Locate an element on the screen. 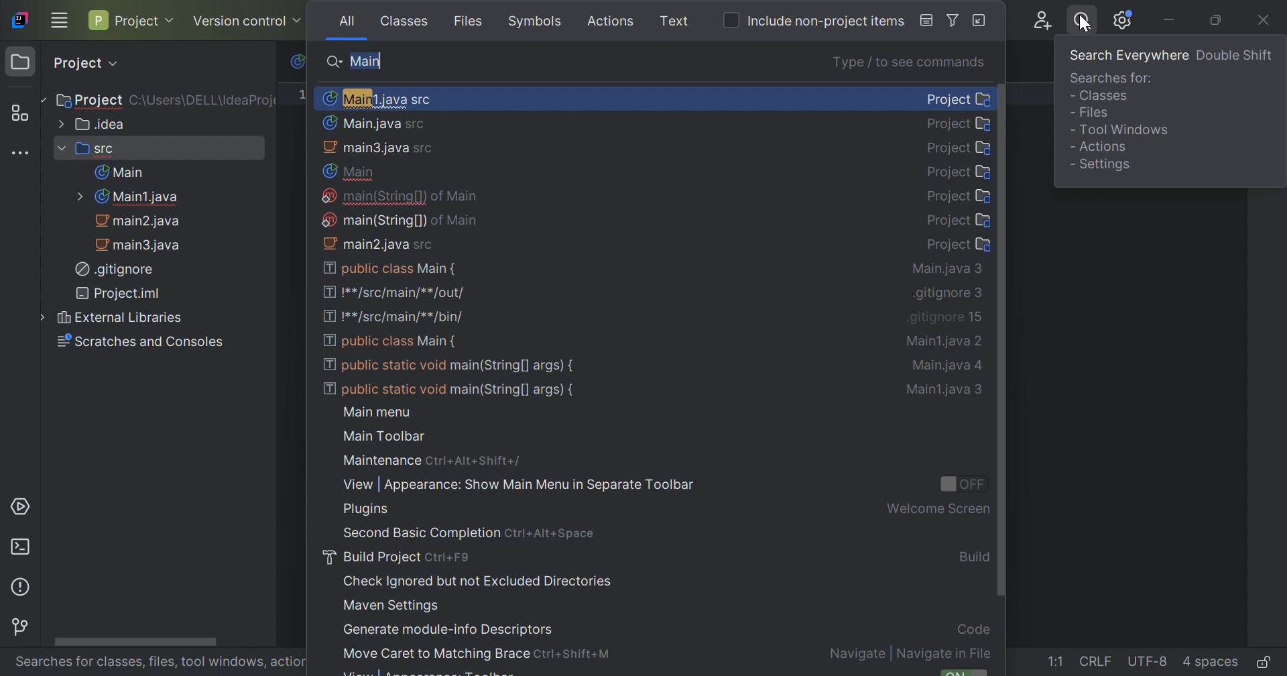  Maven Settings is located at coordinates (392, 607).